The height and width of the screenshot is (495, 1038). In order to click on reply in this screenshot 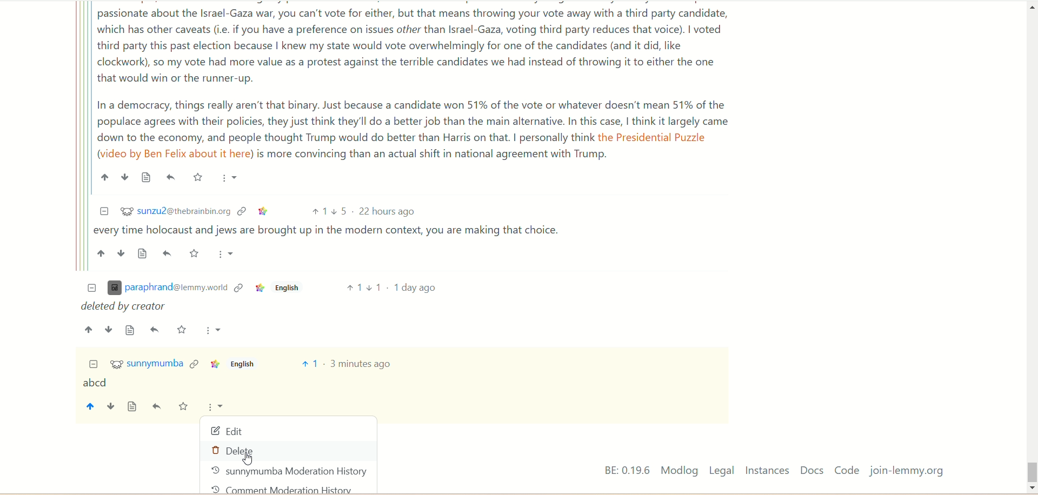, I will do `click(158, 407)`.